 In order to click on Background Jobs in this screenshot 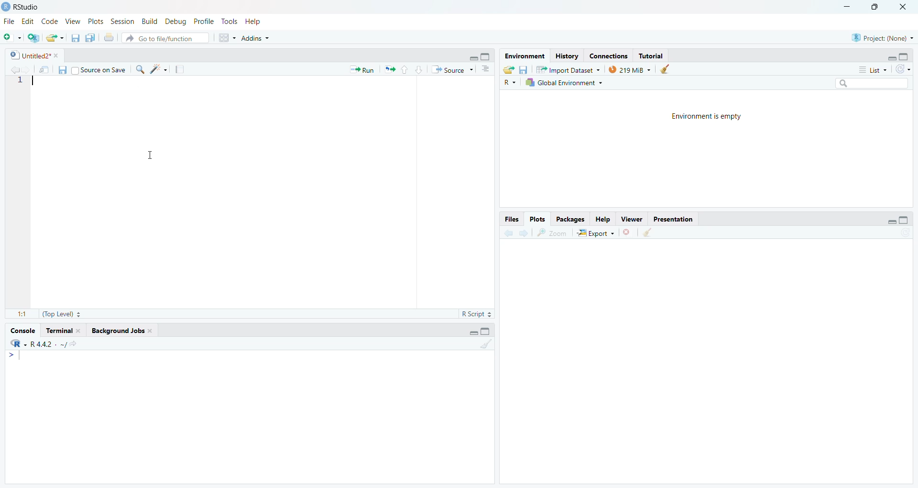, I will do `click(121, 331)`.